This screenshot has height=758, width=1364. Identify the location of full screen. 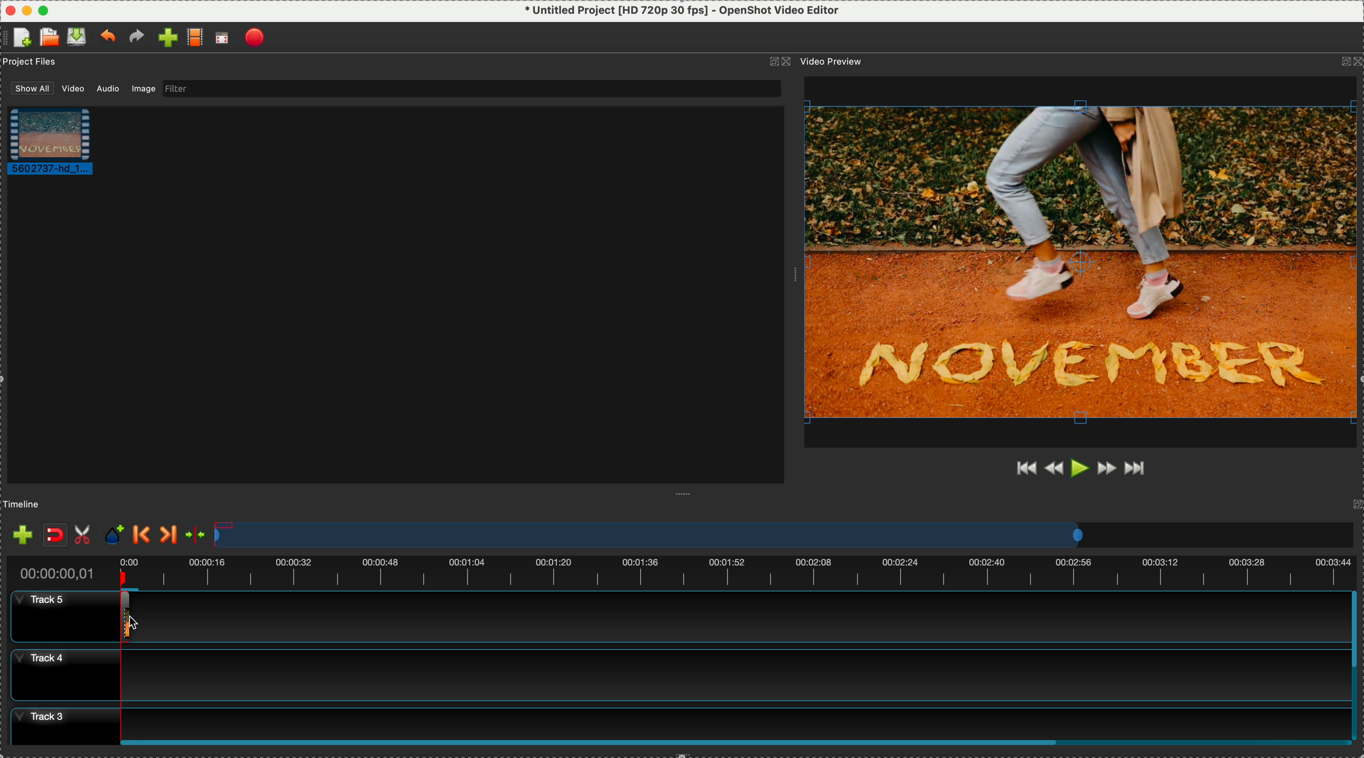
(223, 39).